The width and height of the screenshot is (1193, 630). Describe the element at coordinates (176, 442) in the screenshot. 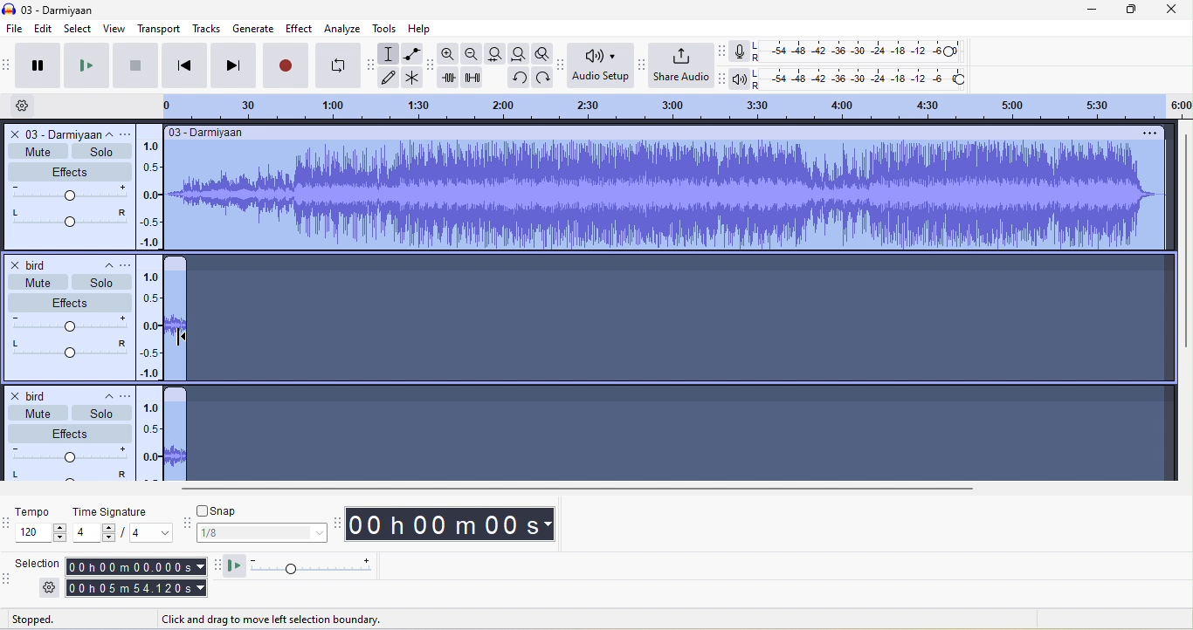

I see `record audio` at that location.